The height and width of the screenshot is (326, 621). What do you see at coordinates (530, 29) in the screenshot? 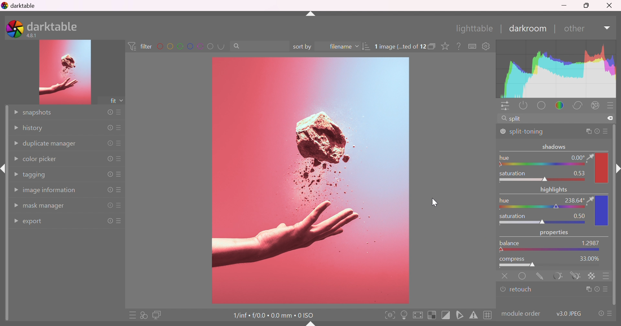
I see `darkroom` at bounding box center [530, 29].